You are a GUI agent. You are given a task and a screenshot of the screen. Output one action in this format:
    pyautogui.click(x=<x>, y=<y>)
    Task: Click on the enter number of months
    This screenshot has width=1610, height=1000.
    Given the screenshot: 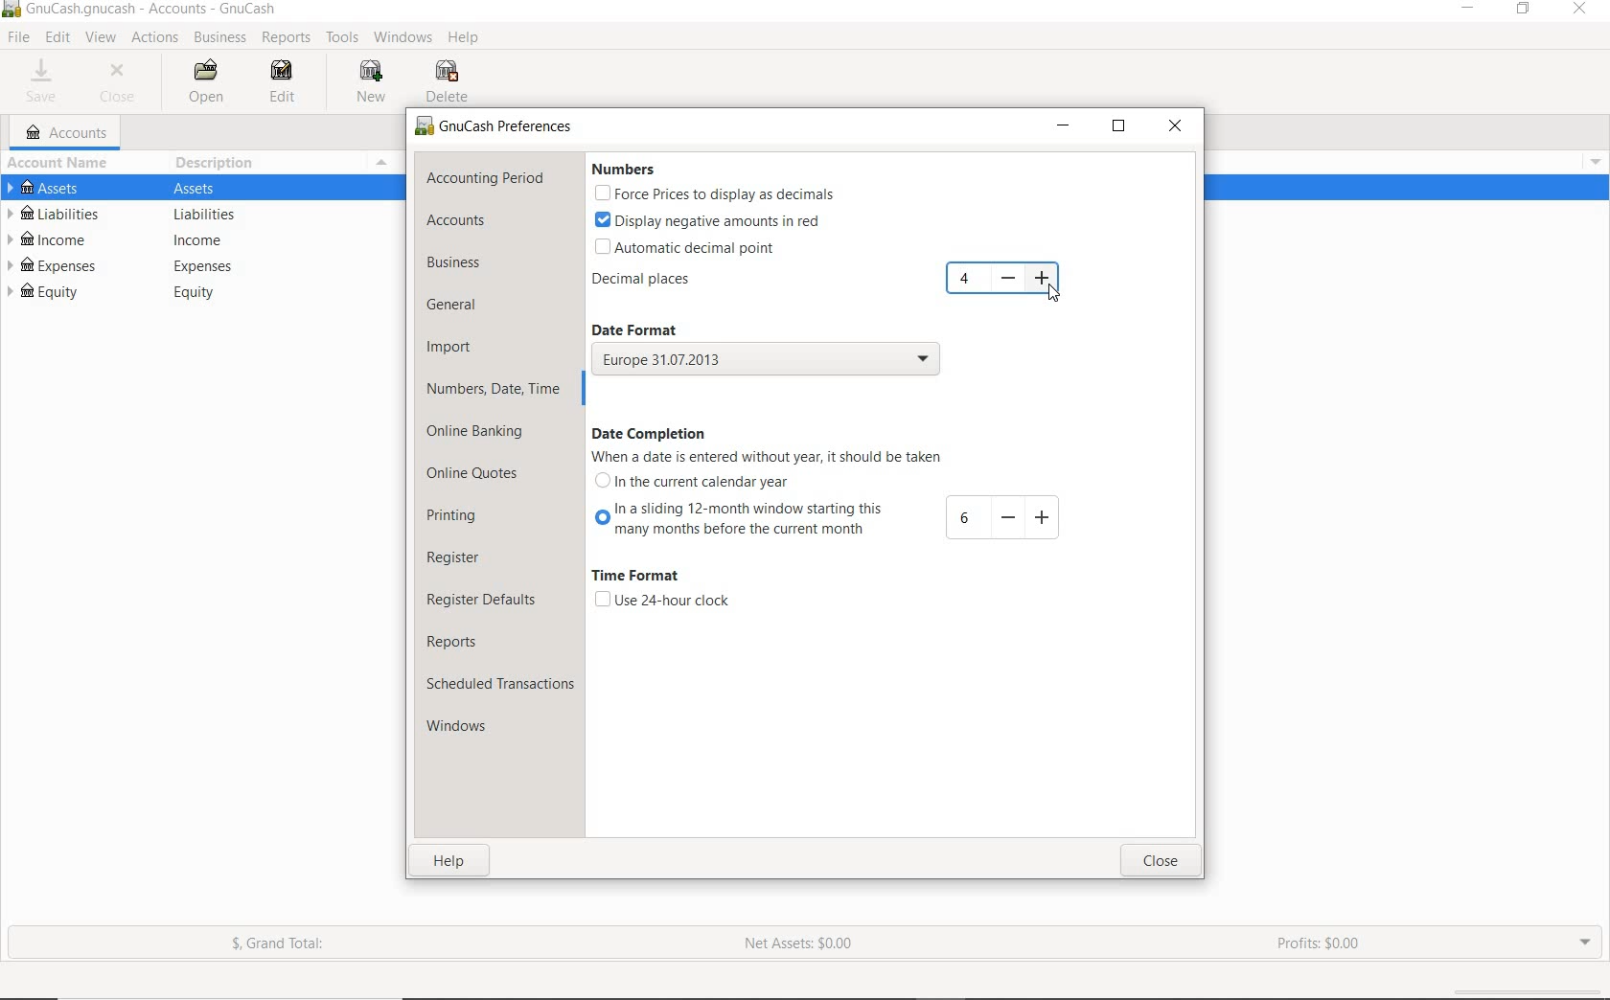 What is the action you would take?
    pyautogui.click(x=964, y=519)
    